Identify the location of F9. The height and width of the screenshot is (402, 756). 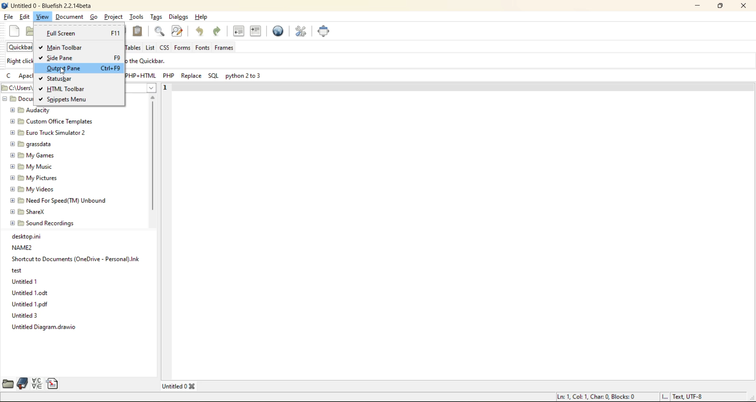
(118, 58).